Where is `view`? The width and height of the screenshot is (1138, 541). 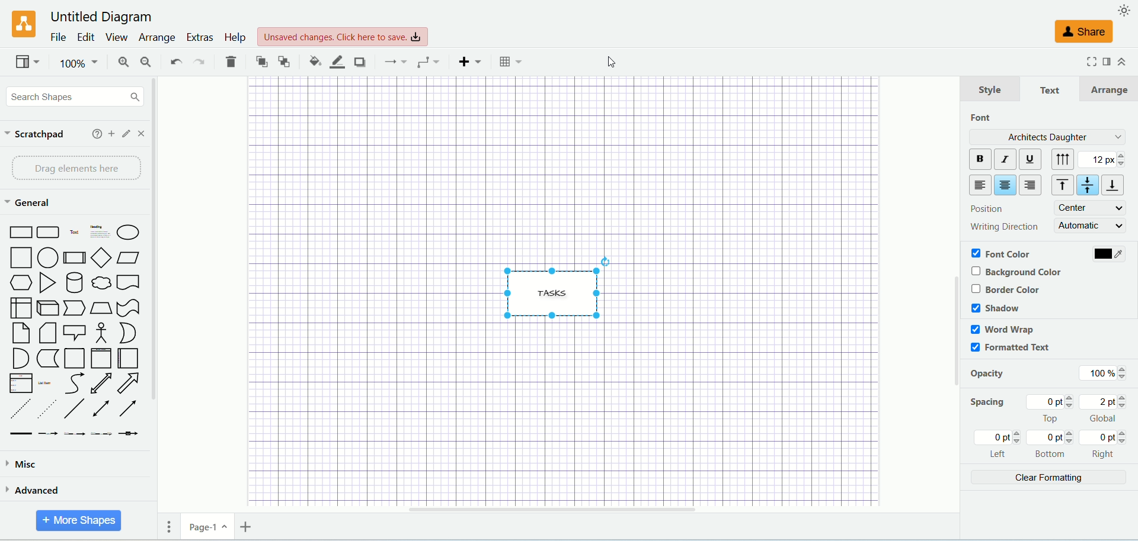 view is located at coordinates (26, 62).